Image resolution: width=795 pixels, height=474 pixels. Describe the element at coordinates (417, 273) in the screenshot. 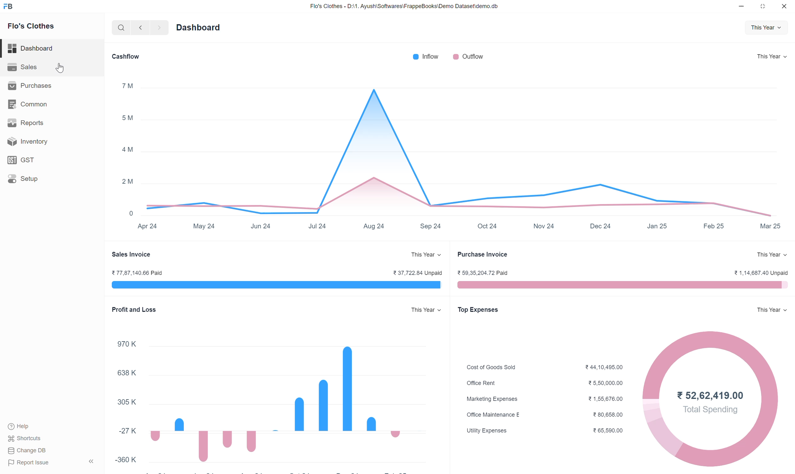

I see `Rs 37,722.84 Unpaid` at that location.